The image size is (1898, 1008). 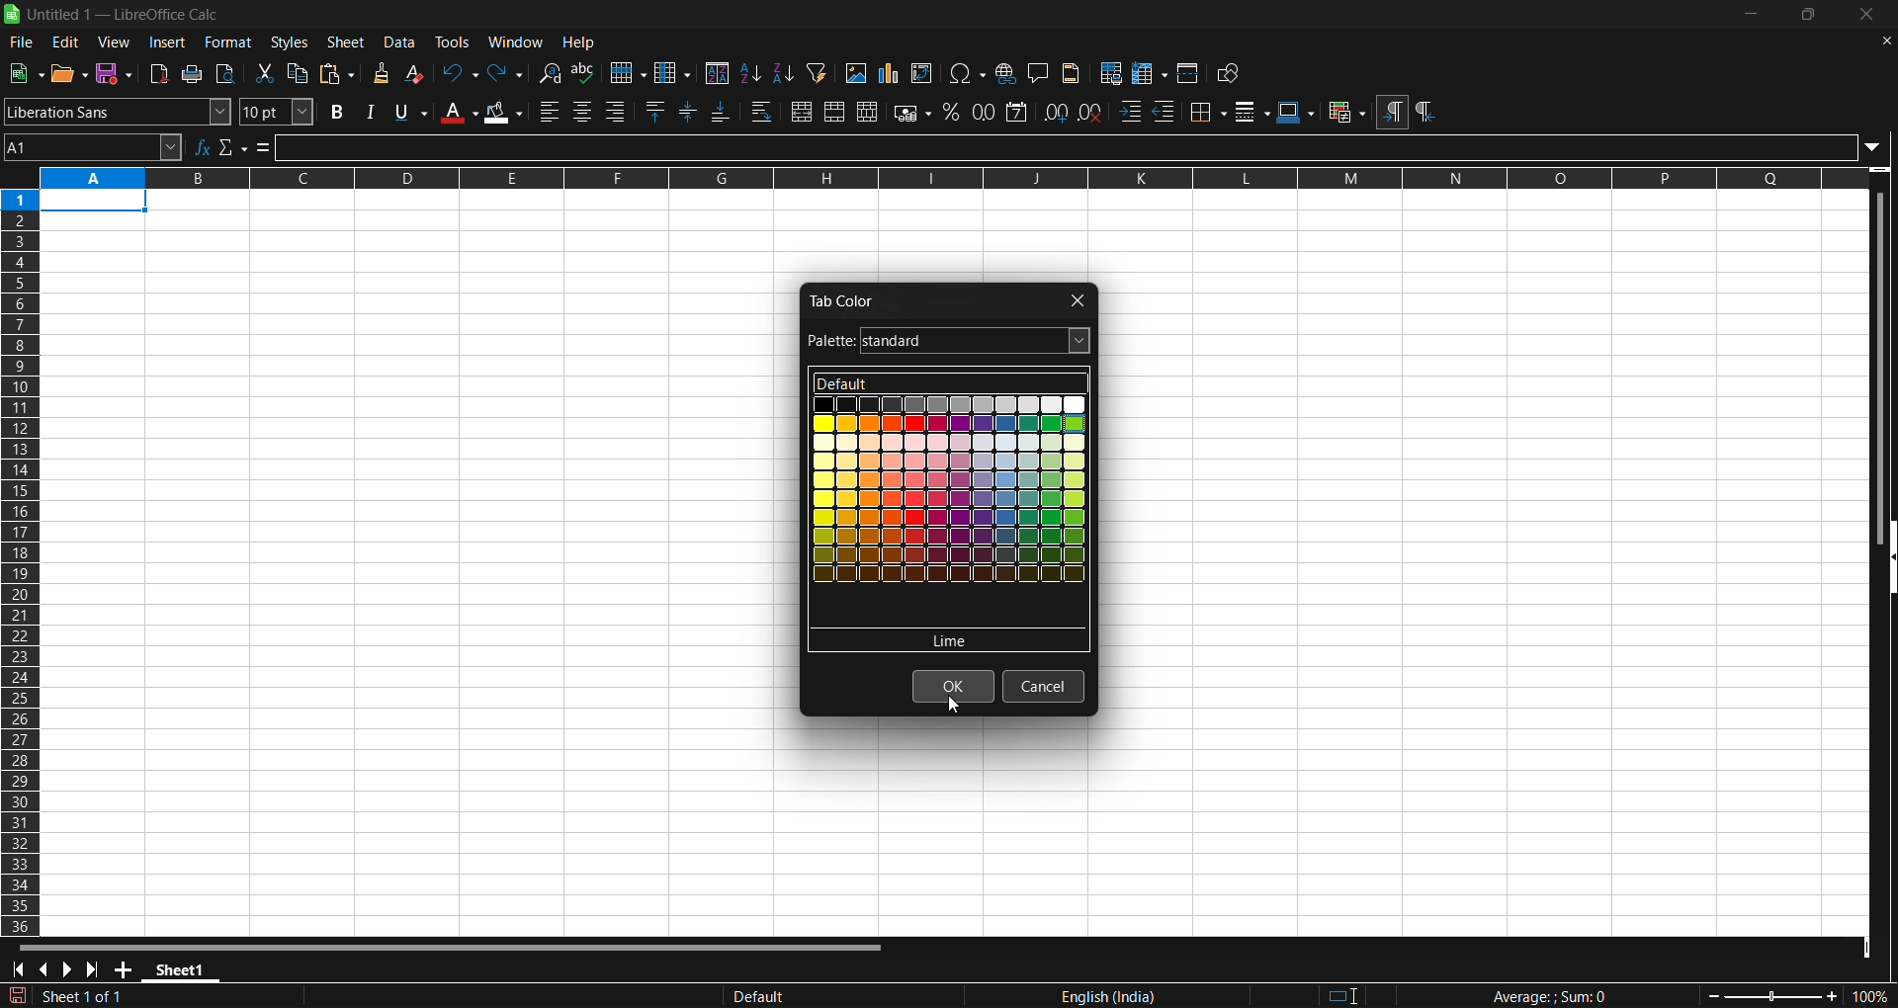 I want to click on wrap text, so click(x=762, y=114).